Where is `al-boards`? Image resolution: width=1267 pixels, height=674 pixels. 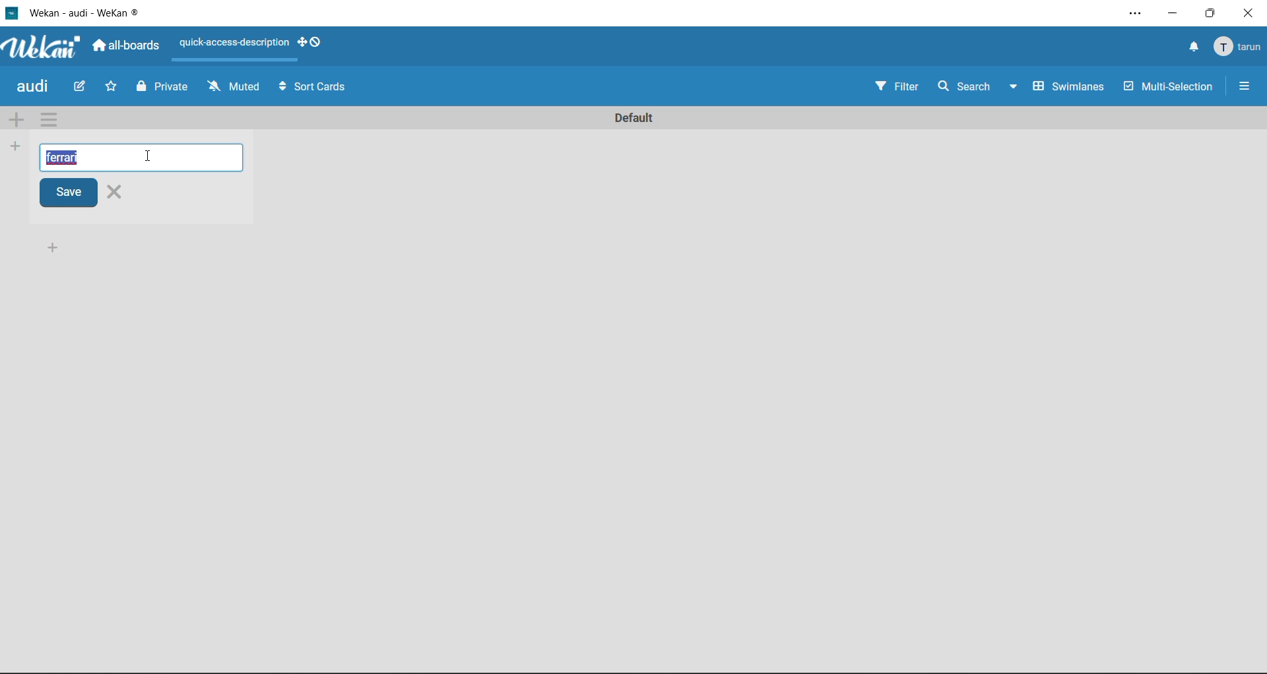
al-boards is located at coordinates (128, 49).